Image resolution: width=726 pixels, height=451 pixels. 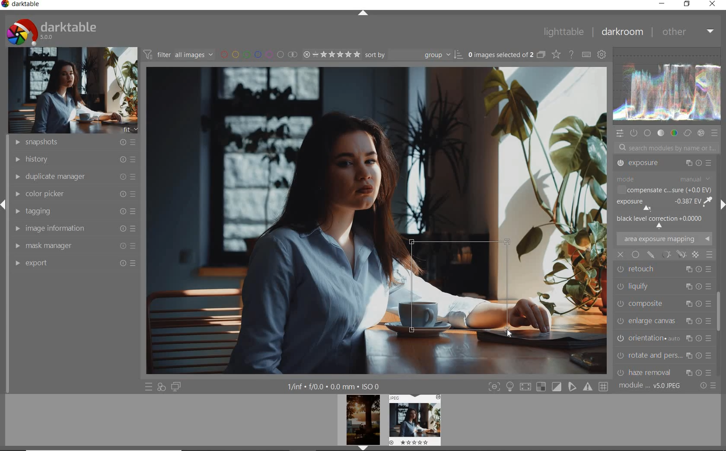 What do you see at coordinates (621, 254) in the screenshot?
I see `close` at bounding box center [621, 254].